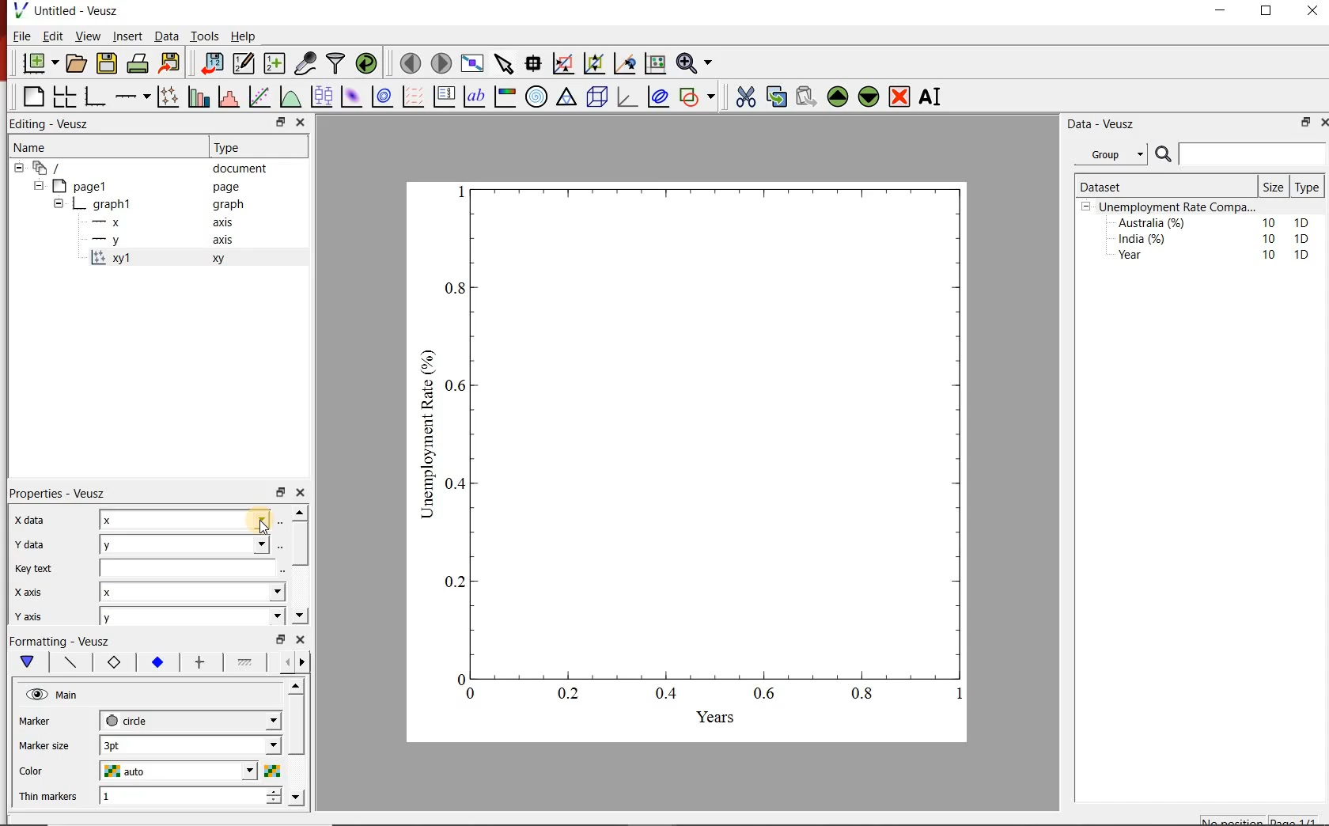 This screenshot has width=1329, height=826. What do you see at coordinates (158, 663) in the screenshot?
I see `marker fill ` at bounding box center [158, 663].